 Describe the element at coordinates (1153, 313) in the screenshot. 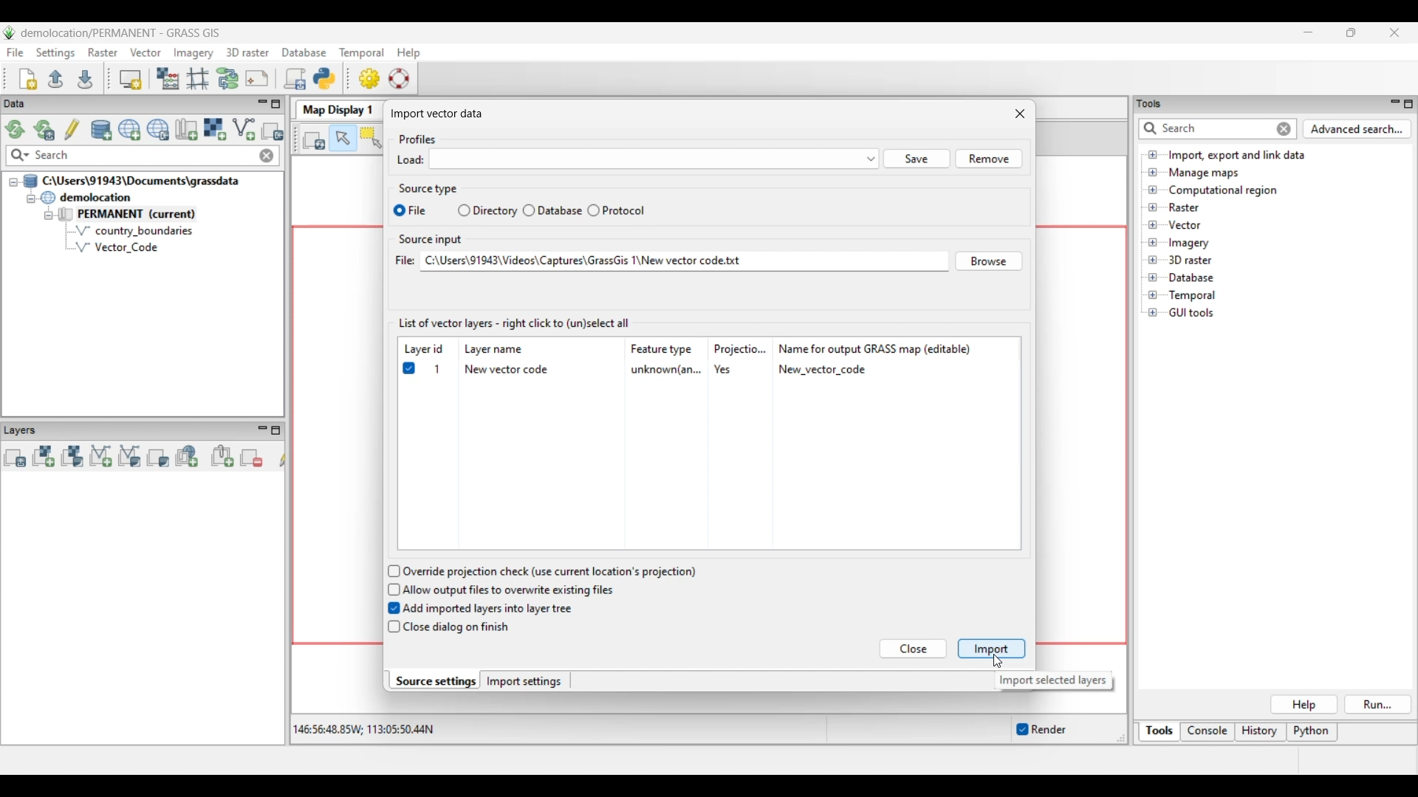

I see `Click to open GUI tools` at that location.